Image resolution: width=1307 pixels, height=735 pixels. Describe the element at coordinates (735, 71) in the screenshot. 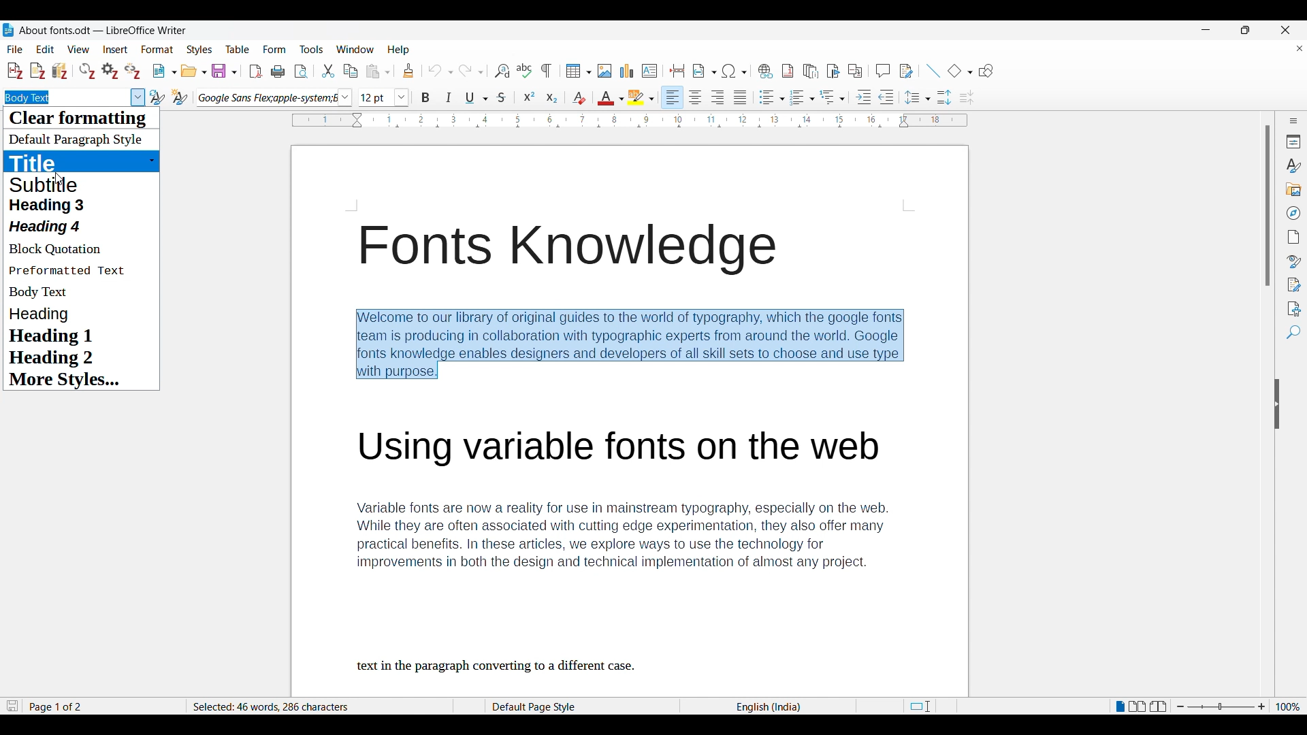

I see `Special character options` at that location.